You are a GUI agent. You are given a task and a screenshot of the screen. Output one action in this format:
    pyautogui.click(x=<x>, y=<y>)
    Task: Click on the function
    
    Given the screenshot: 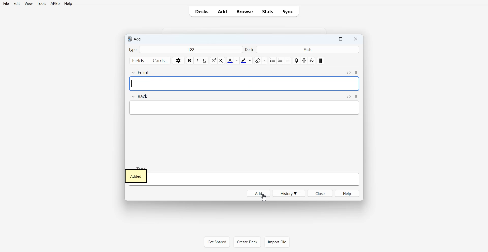 What is the action you would take?
    pyautogui.click(x=312, y=61)
    